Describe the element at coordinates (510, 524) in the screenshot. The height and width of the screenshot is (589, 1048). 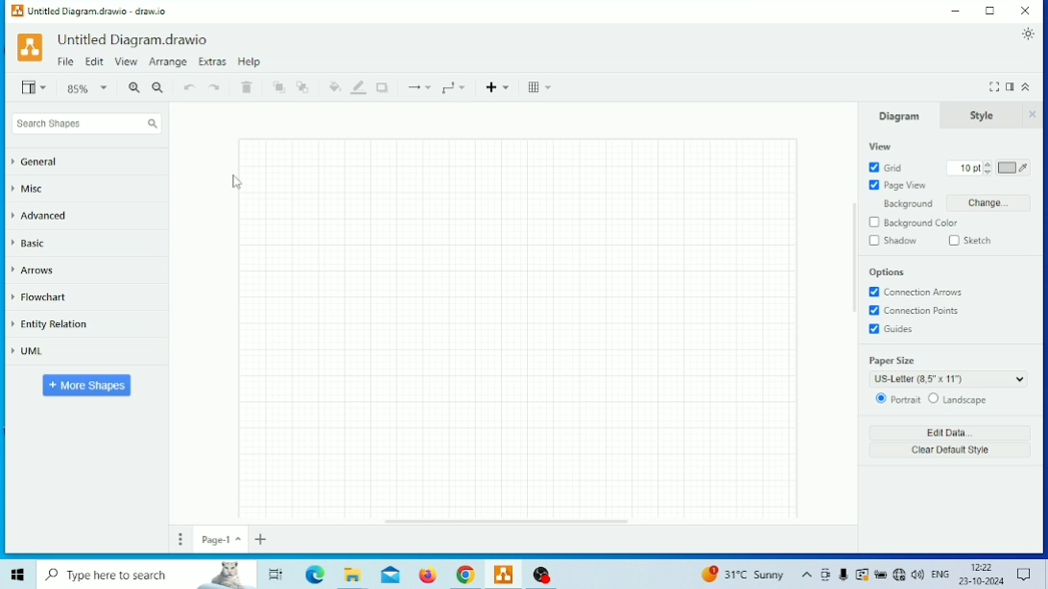
I see `Horizontal scrollbar` at that location.